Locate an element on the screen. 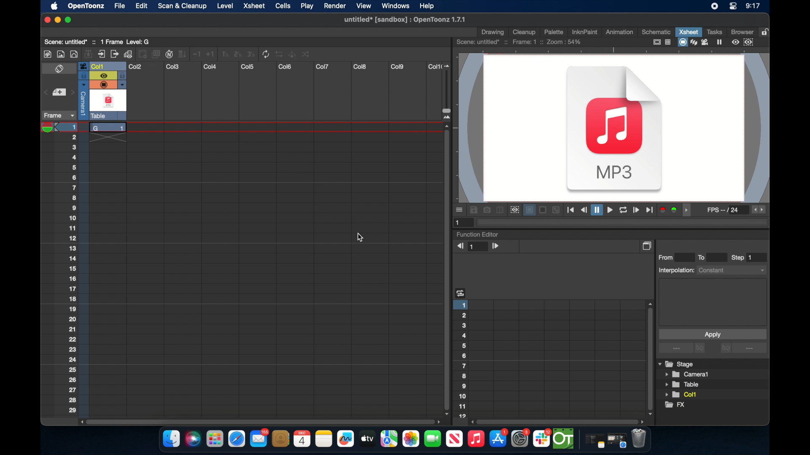 This screenshot has height=455, width=810. toggle x sheet is located at coordinates (60, 70).